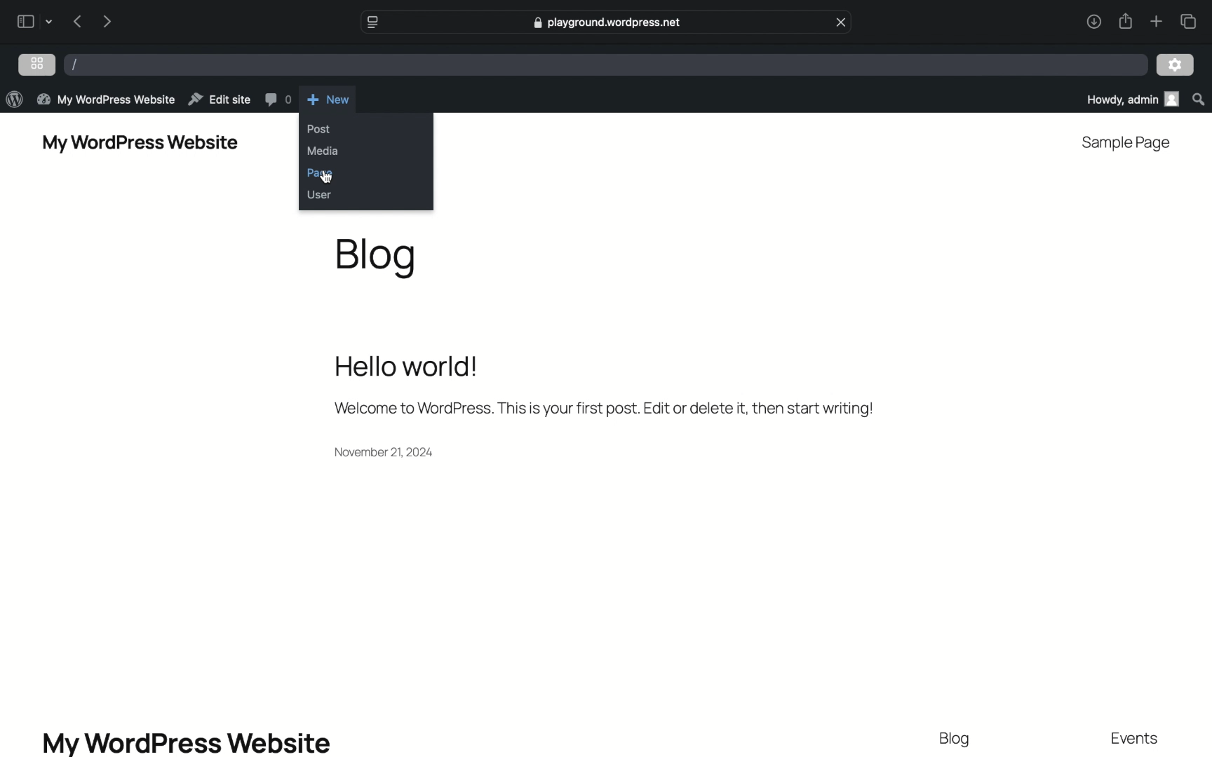  What do you see at coordinates (1190, 21) in the screenshot?
I see `show tab overview` at bounding box center [1190, 21].